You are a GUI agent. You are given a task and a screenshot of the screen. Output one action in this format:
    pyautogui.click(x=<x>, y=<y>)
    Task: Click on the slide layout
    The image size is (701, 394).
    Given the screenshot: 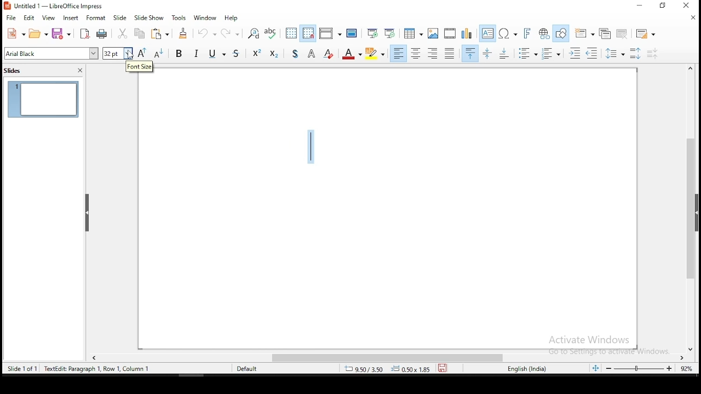 What is the action you would take?
    pyautogui.click(x=647, y=34)
    